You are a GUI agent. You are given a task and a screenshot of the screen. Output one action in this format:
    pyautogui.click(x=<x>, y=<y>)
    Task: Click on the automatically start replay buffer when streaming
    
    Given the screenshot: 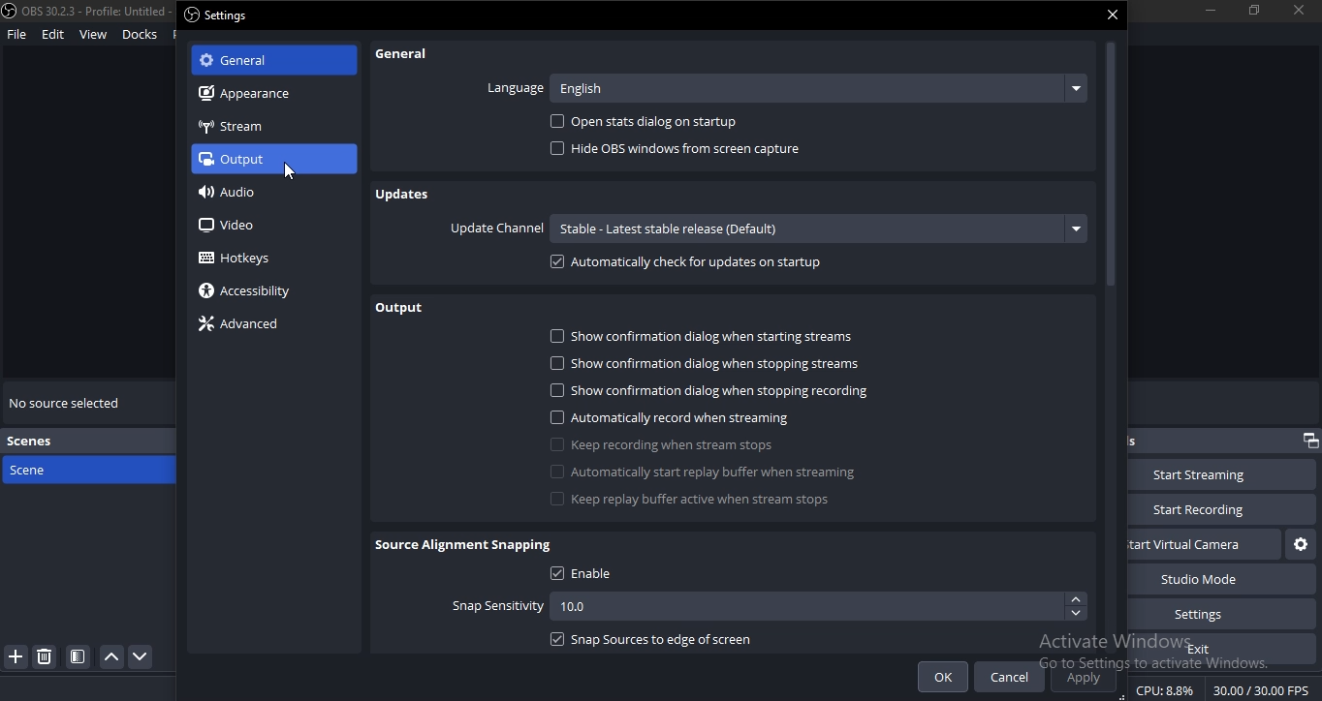 What is the action you would take?
    pyautogui.click(x=714, y=472)
    